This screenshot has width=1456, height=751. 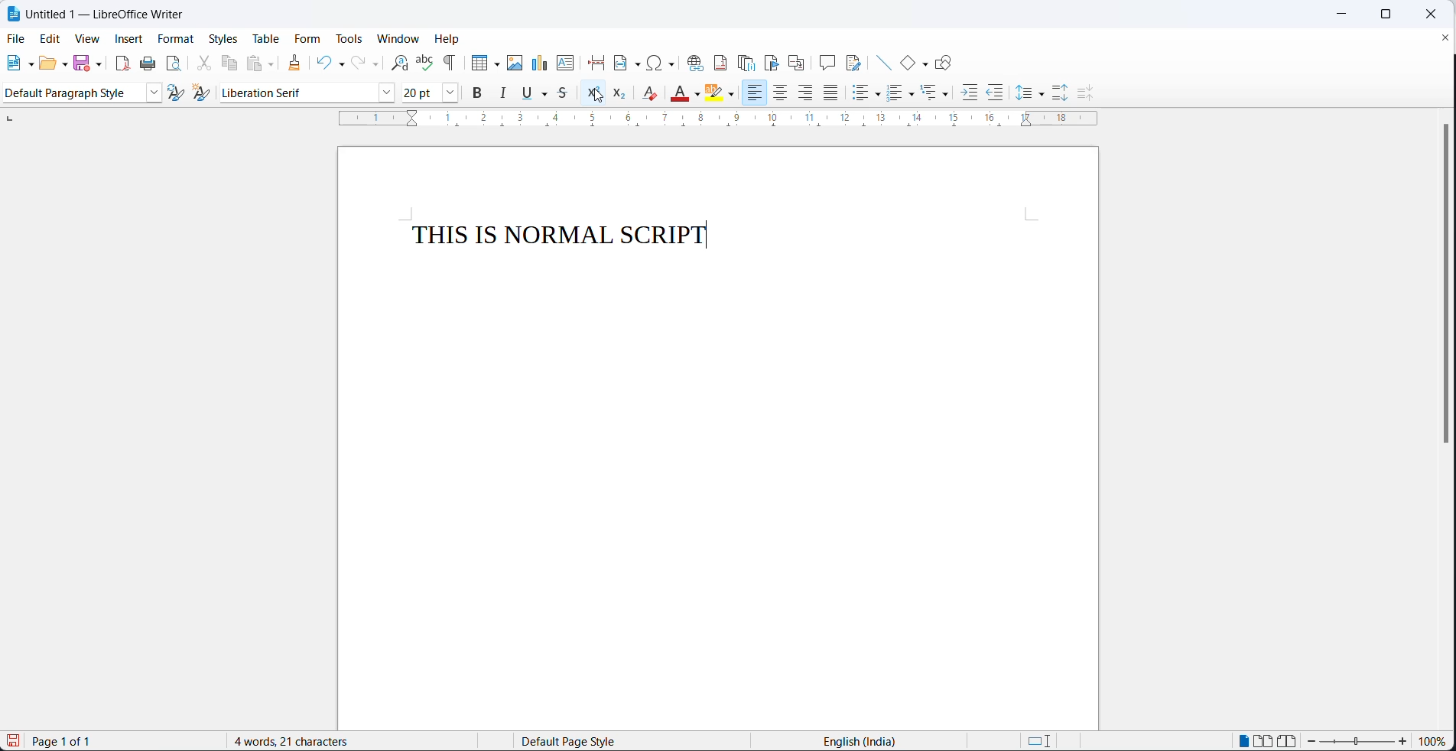 What do you see at coordinates (773, 62) in the screenshot?
I see `insert bookmark` at bounding box center [773, 62].